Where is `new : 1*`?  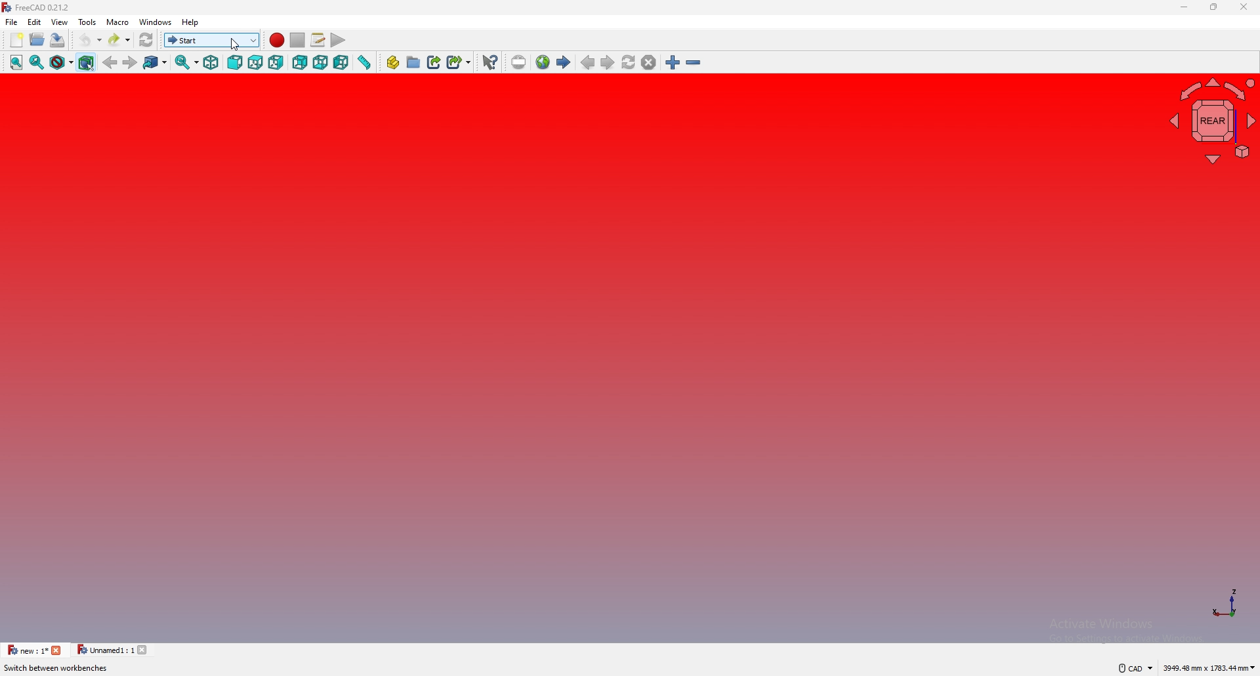
new : 1* is located at coordinates (27, 650).